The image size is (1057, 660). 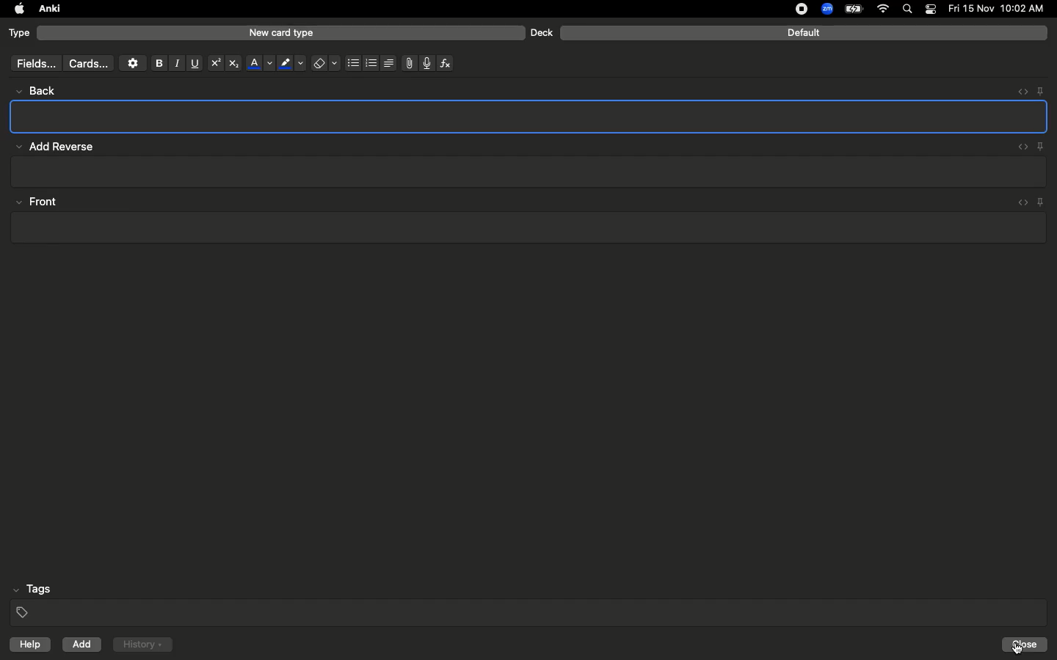 What do you see at coordinates (853, 9) in the screenshot?
I see `Charge` at bounding box center [853, 9].